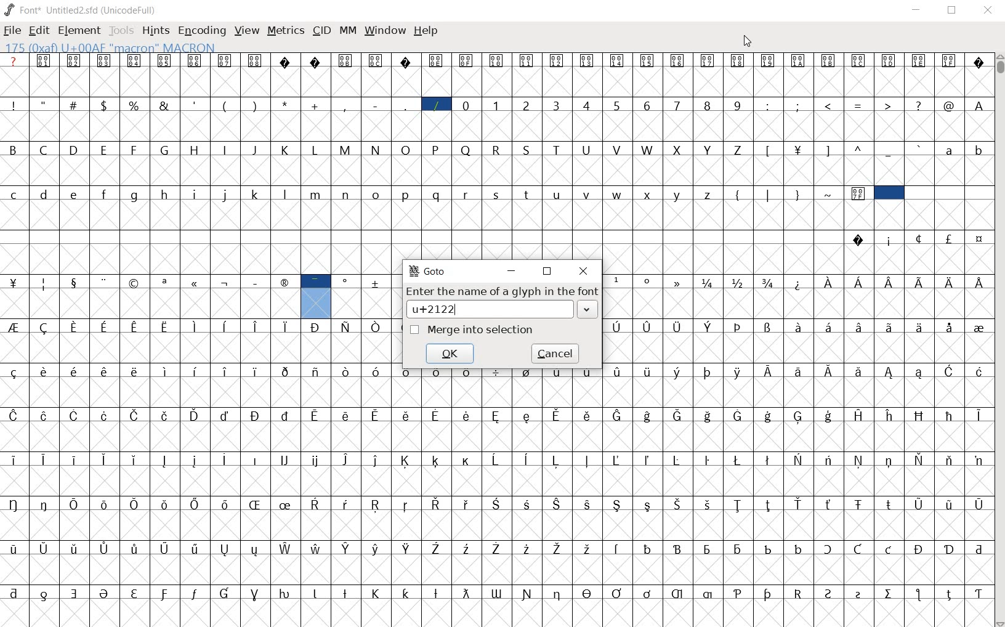  What do you see at coordinates (451, 354) in the screenshot?
I see `ok` at bounding box center [451, 354].